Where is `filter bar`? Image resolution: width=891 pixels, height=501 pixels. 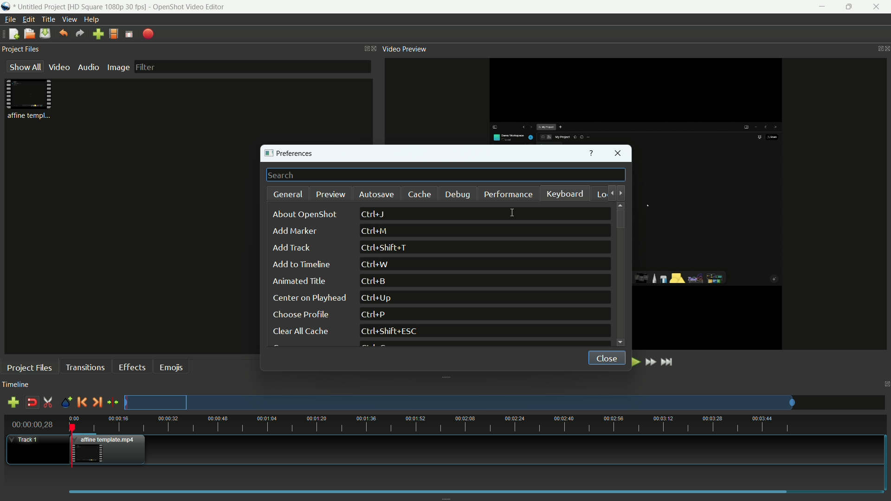
filter bar is located at coordinates (252, 66).